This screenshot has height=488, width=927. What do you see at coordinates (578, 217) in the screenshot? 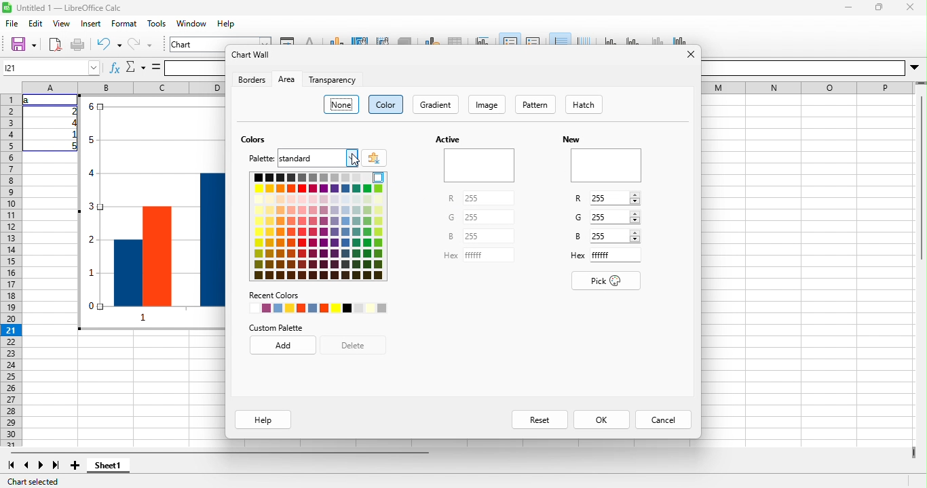
I see `G` at bounding box center [578, 217].